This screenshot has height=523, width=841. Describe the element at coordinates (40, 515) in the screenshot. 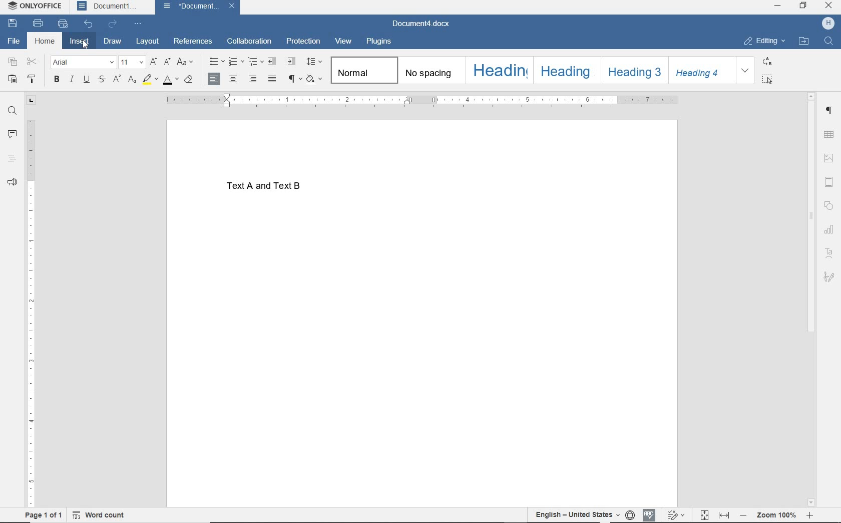

I see `PAGE 1 OF 1` at that location.